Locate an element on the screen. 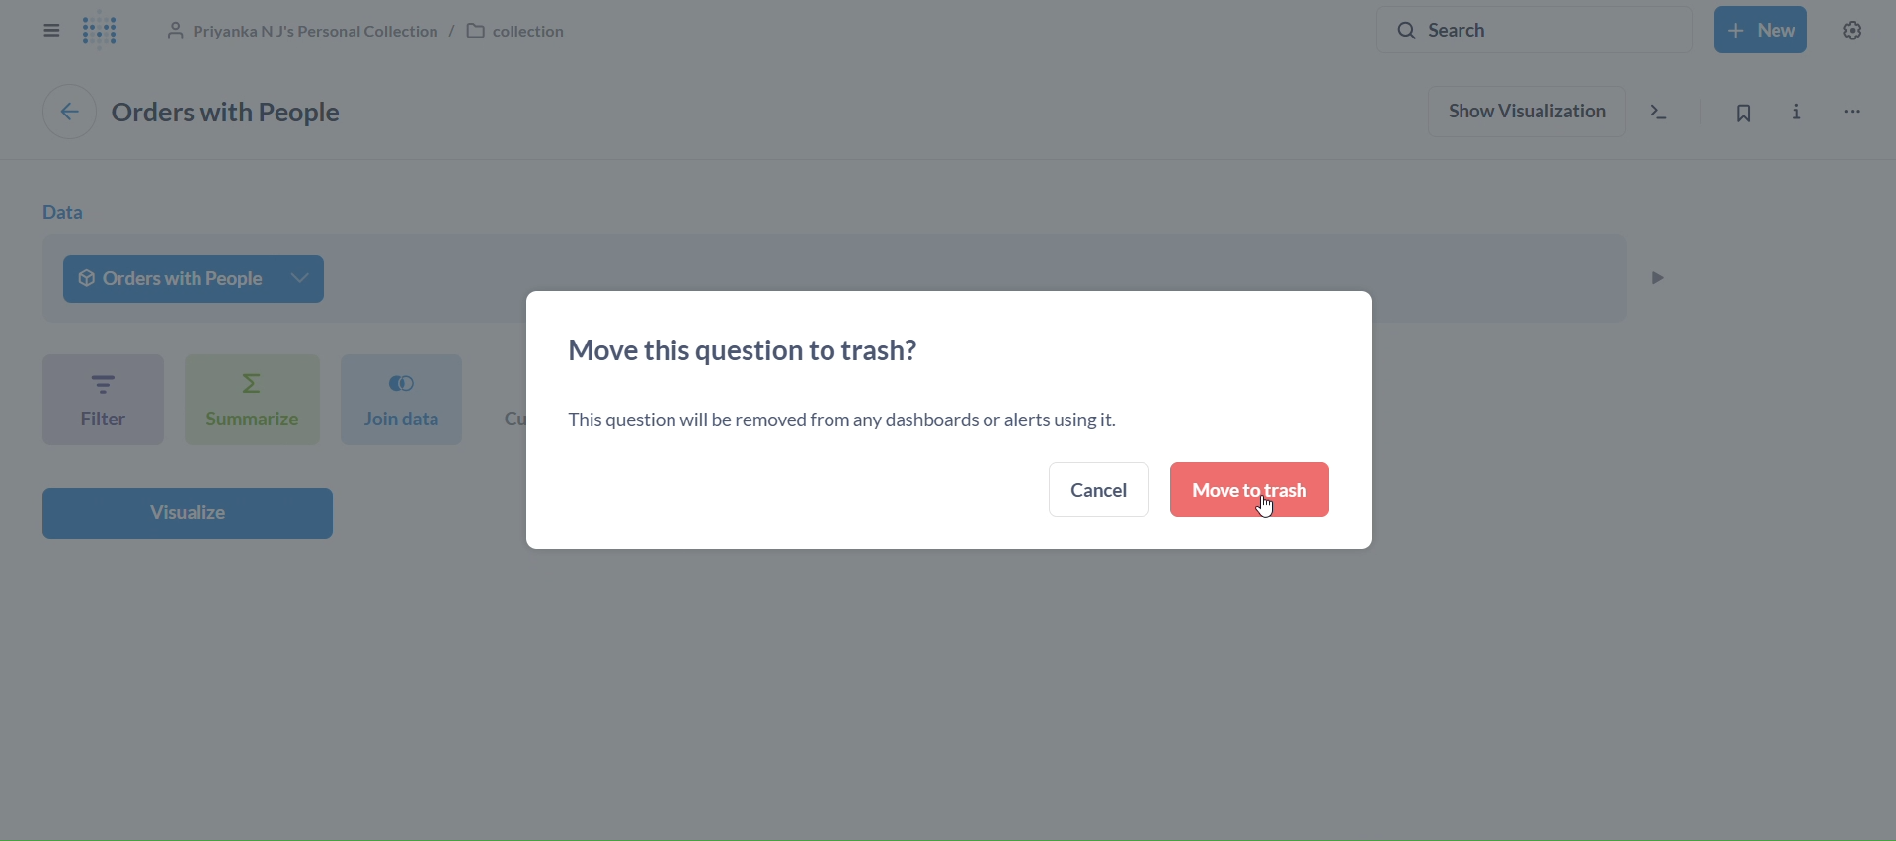  Settings is located at coordinates (1855, 29).